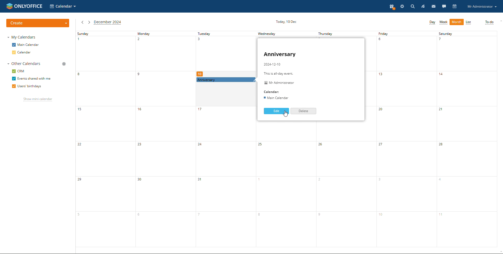 The image size is (503, 254). Describe the element at coordinates (89, 22) in the screenshot. I see `next month` at that location.